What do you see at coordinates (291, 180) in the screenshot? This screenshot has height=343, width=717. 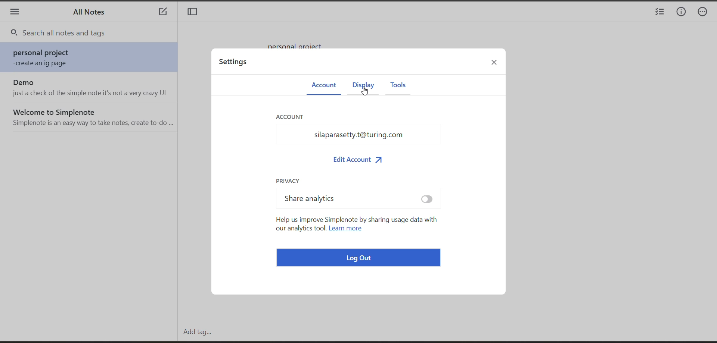 I see `privacy` at bounding box center [291, 180].